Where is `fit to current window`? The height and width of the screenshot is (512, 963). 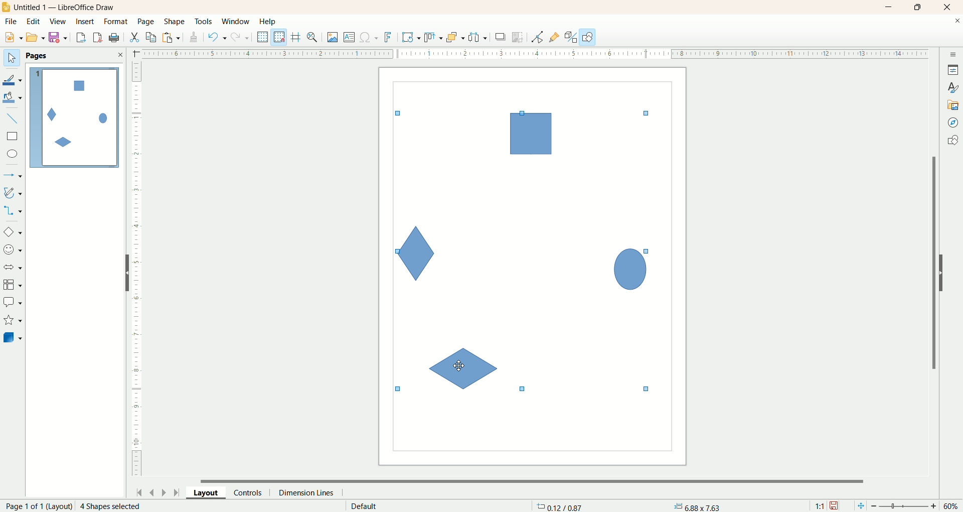 fit to current window is located at coordinates (860, 506).